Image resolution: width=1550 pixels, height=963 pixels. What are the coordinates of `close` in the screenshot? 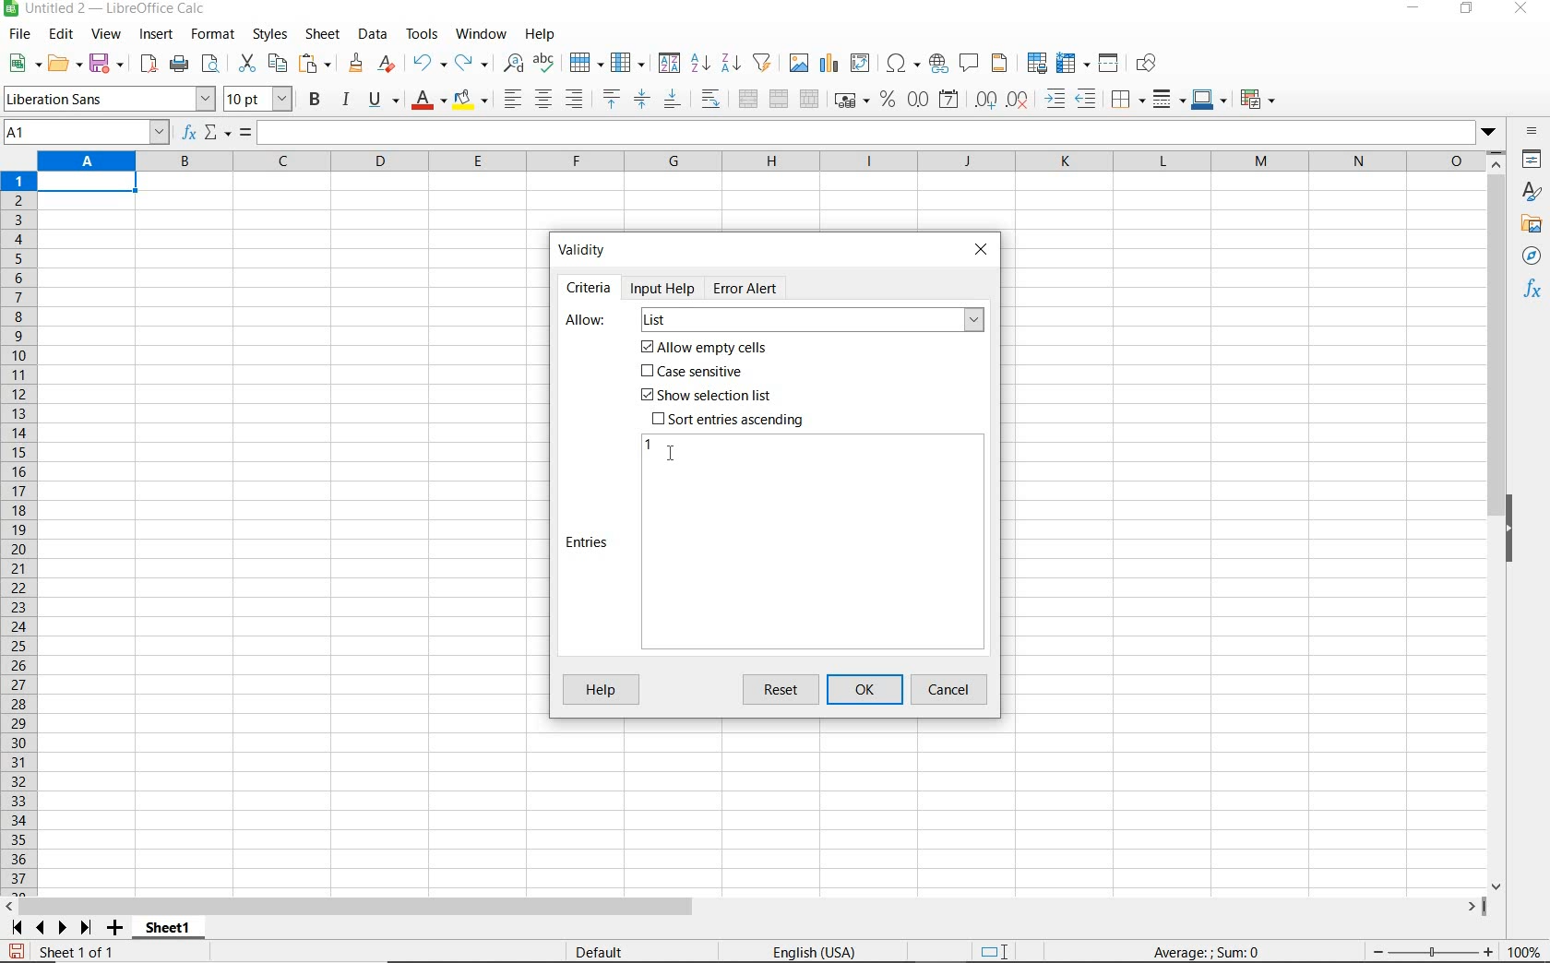 It's located at (1520, 9).